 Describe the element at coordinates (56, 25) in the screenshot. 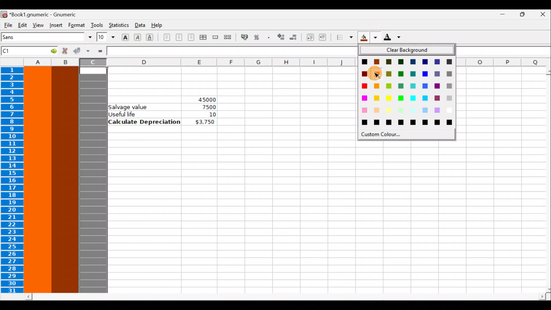

I see `Insert` at that location.